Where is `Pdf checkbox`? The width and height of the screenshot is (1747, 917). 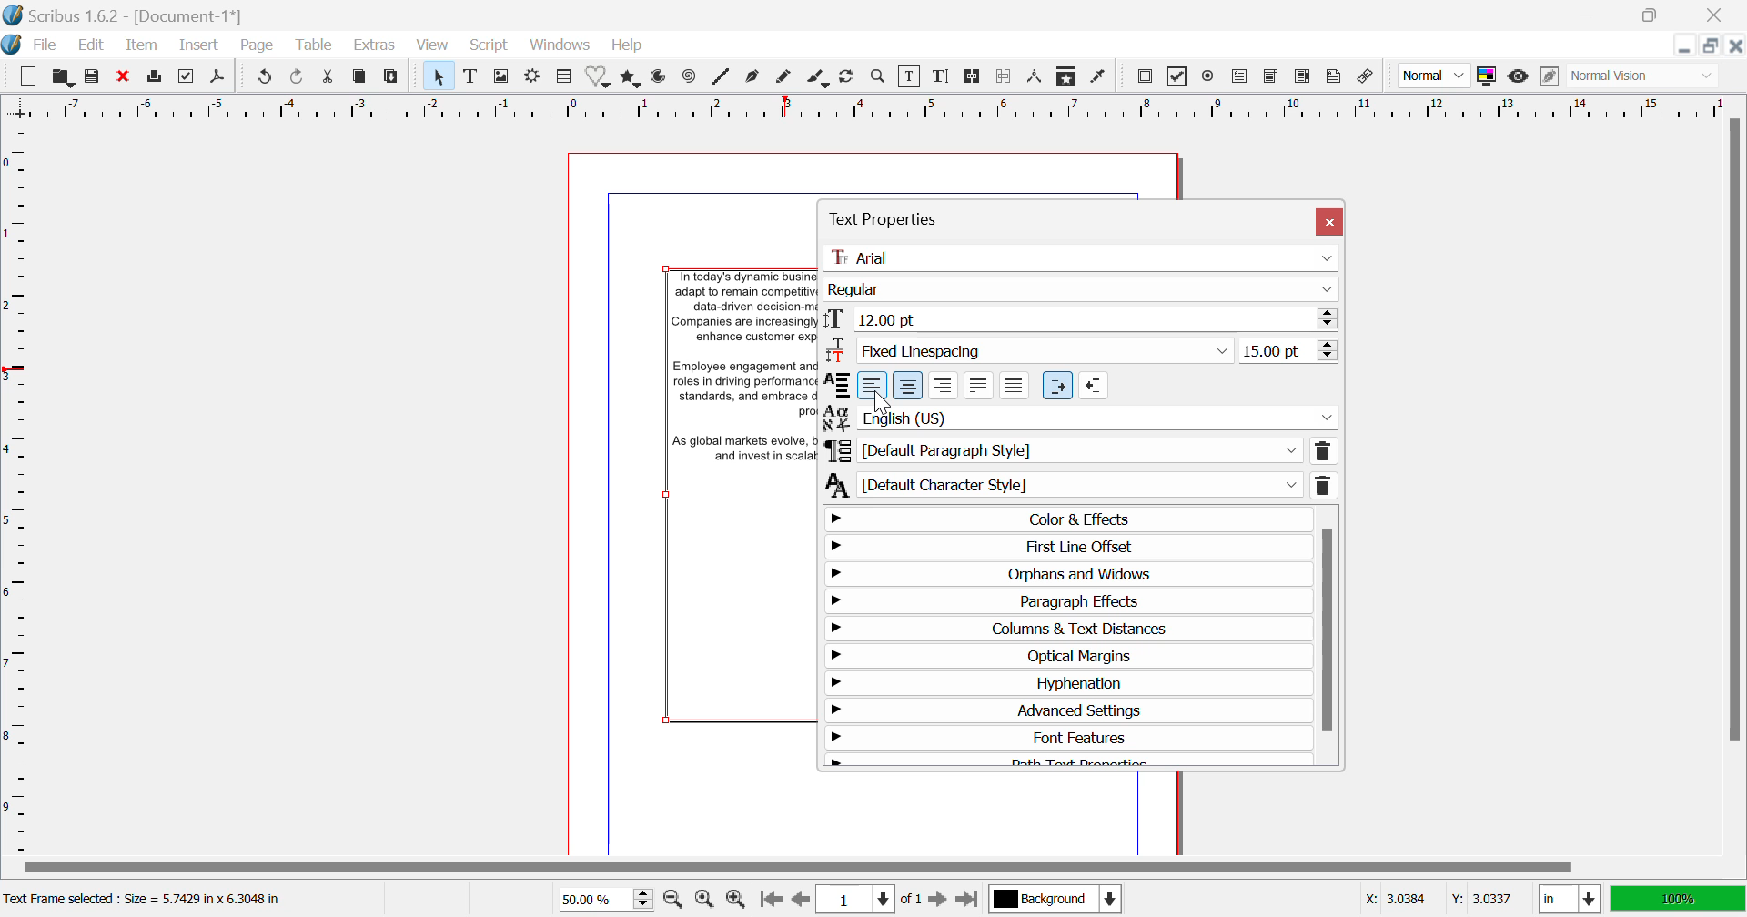
Pdf checkbox is located at coordinates (1178, 76).